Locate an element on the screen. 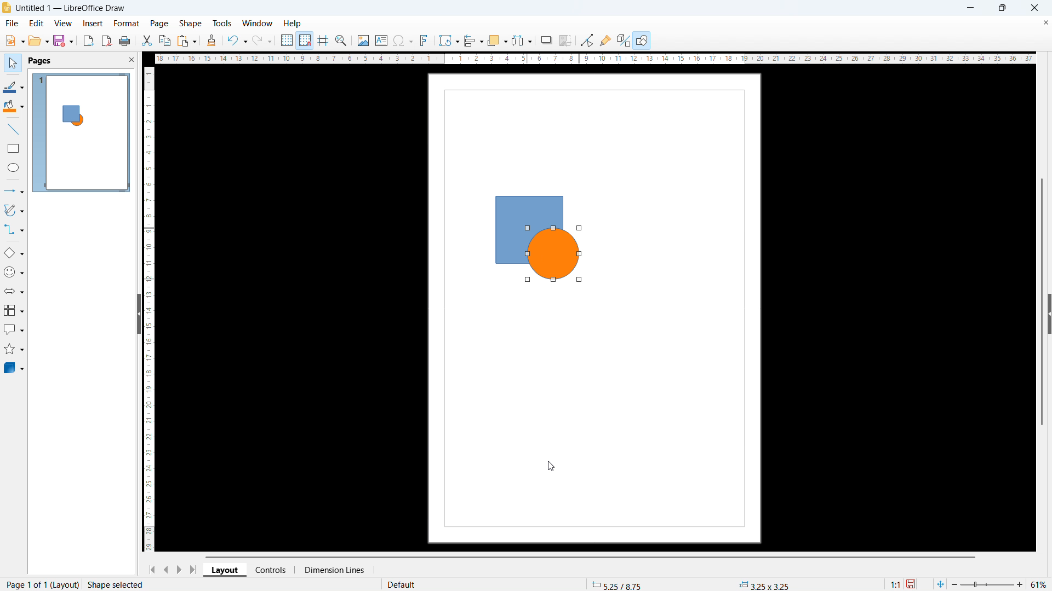  export is located at coordinates (89, 40).